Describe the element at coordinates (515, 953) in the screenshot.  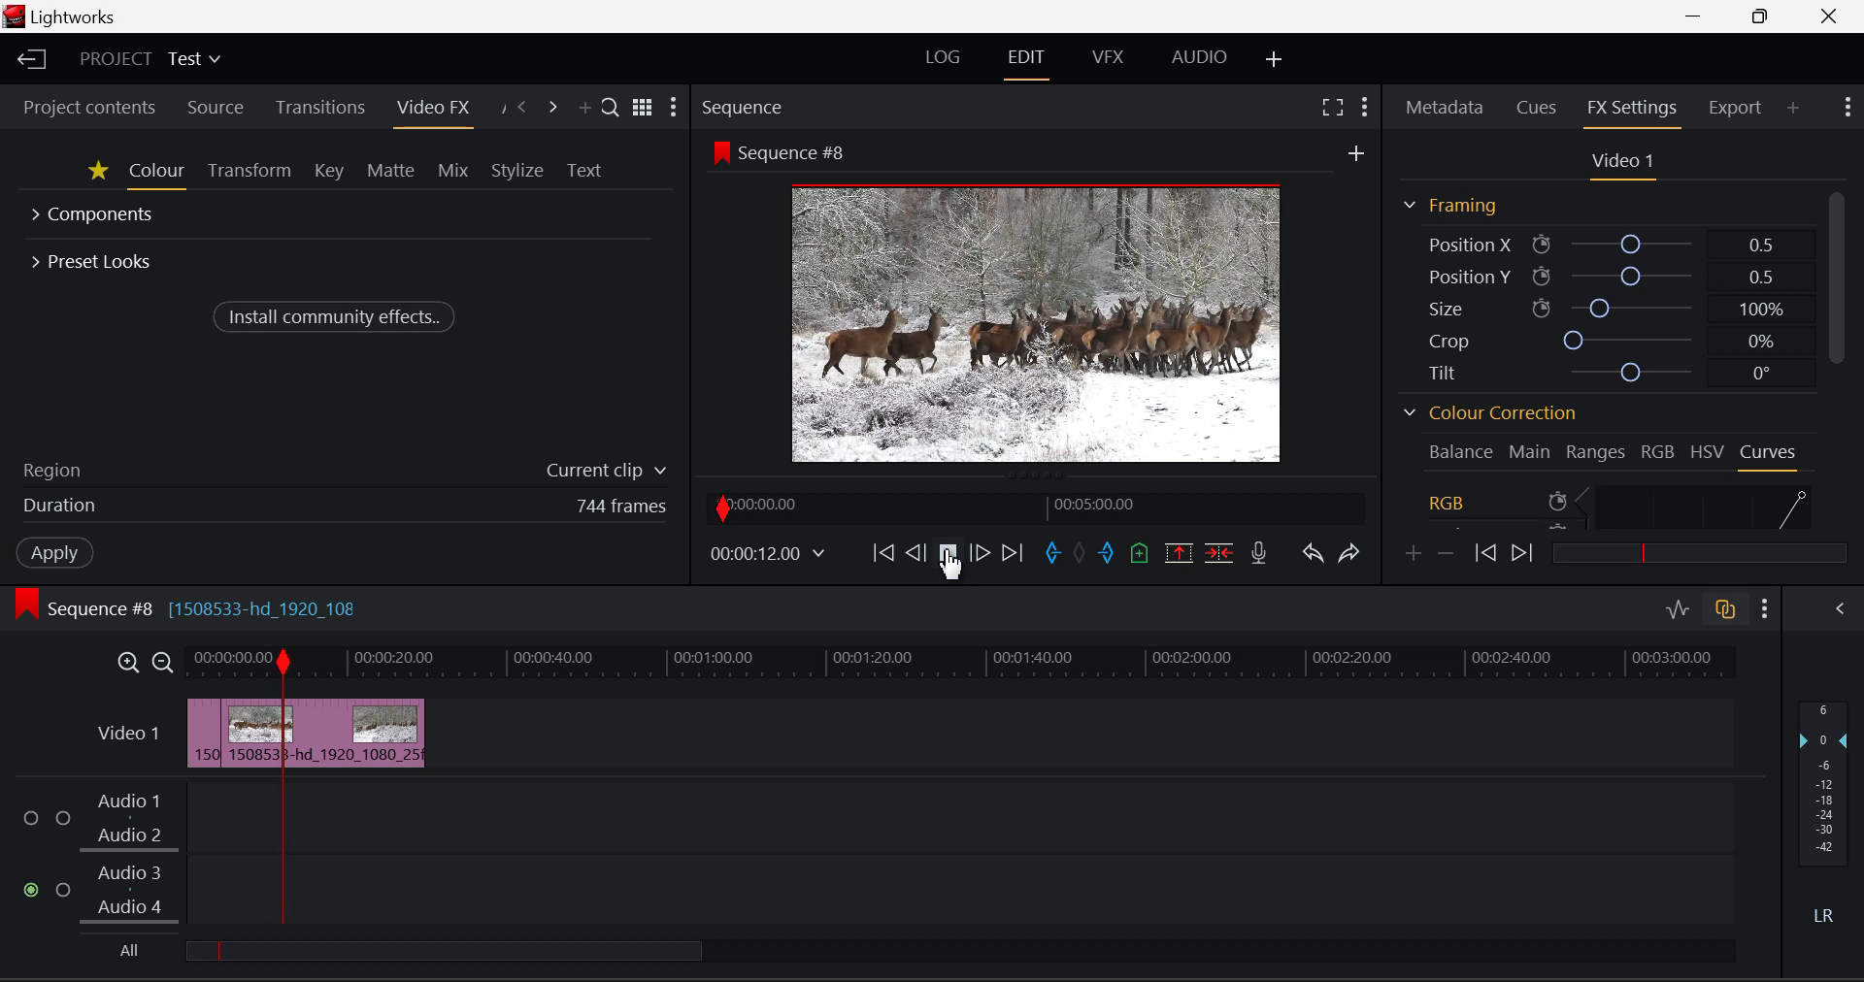
I see `all` at that location.